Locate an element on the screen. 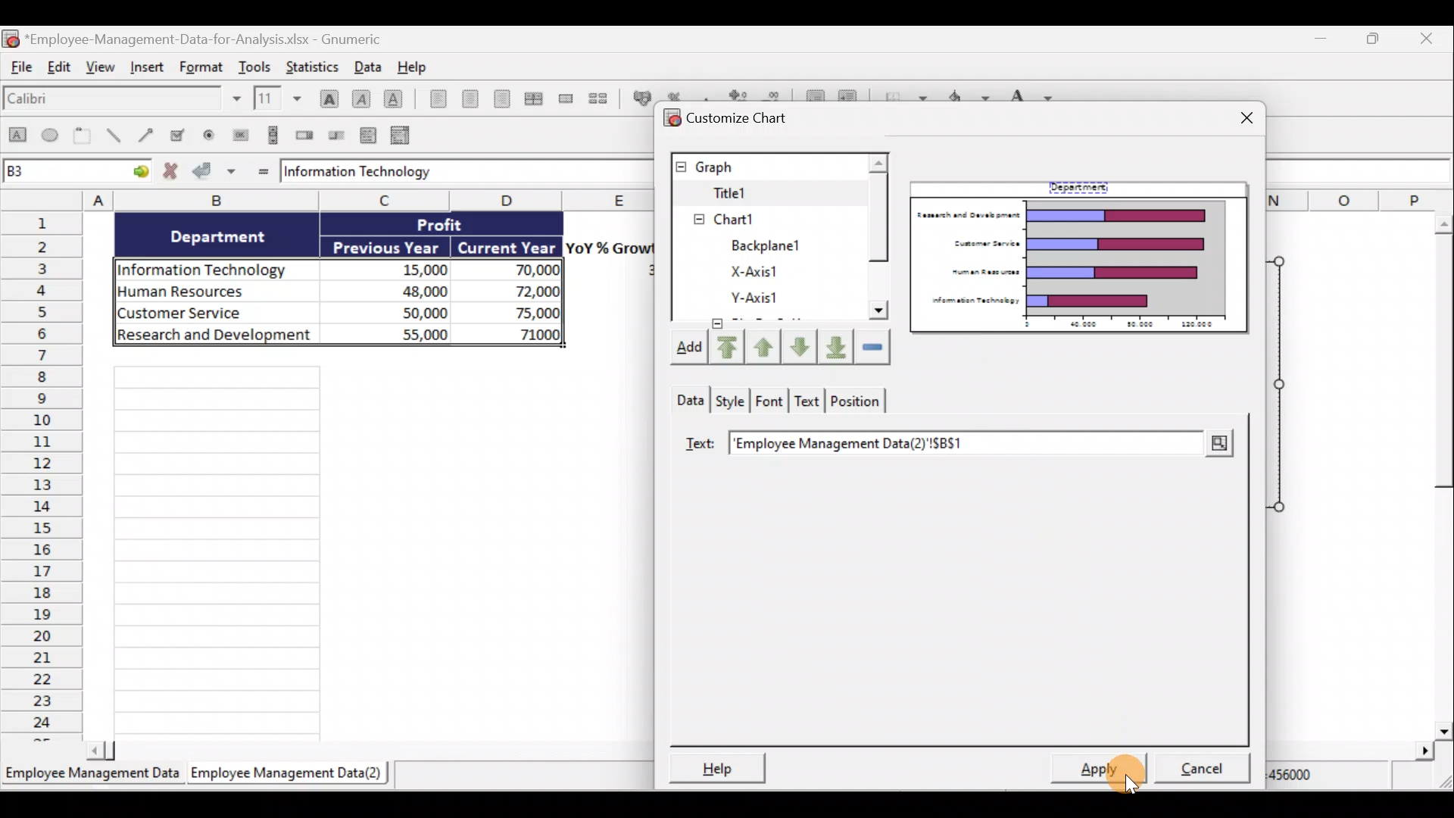  Text is located at coordinates (810, 401).